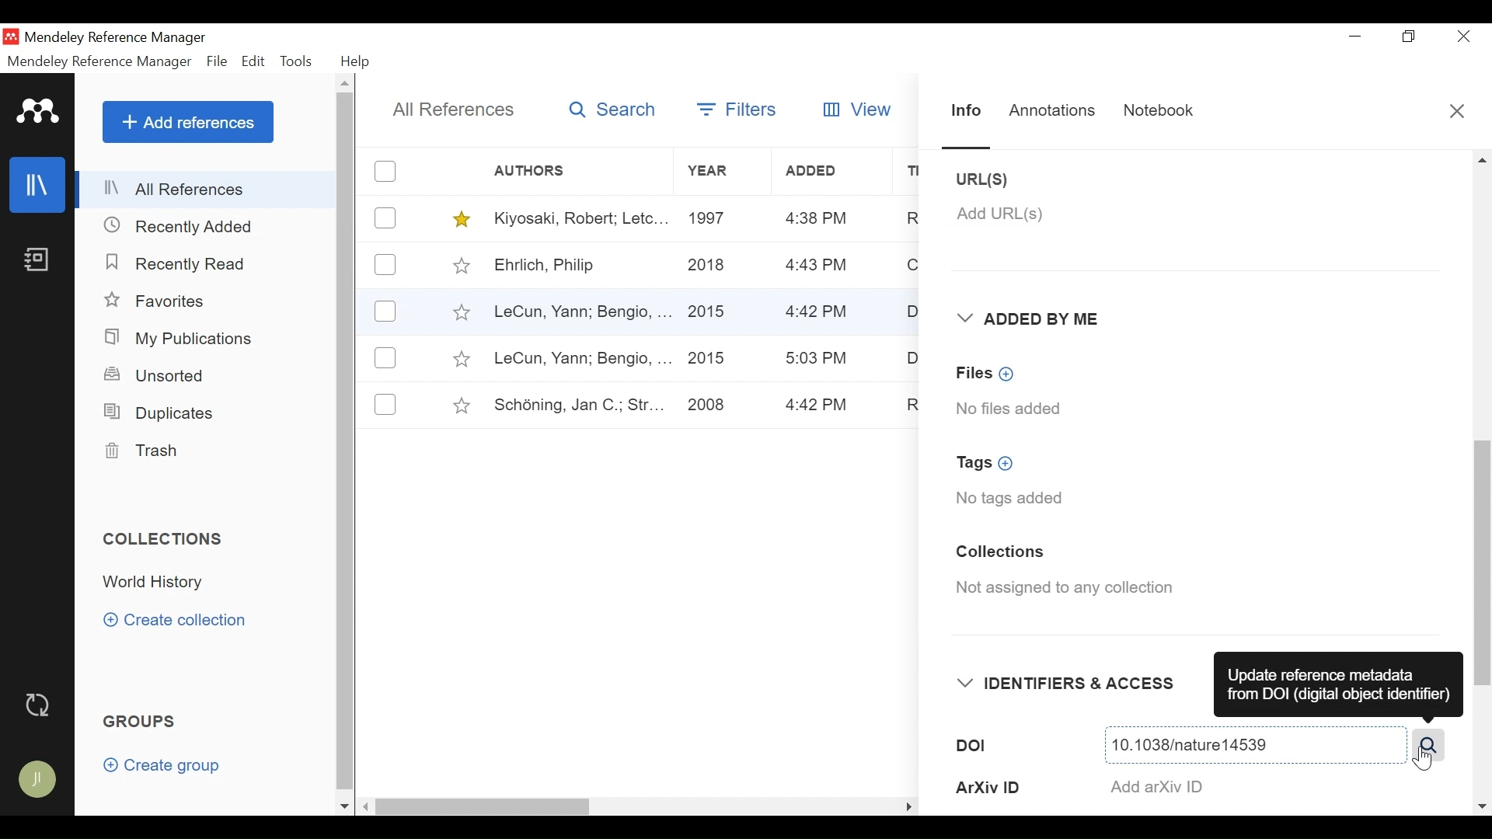  Describe the element at coordinates (706, 406) in the screenshot. I see `2008` at that location.